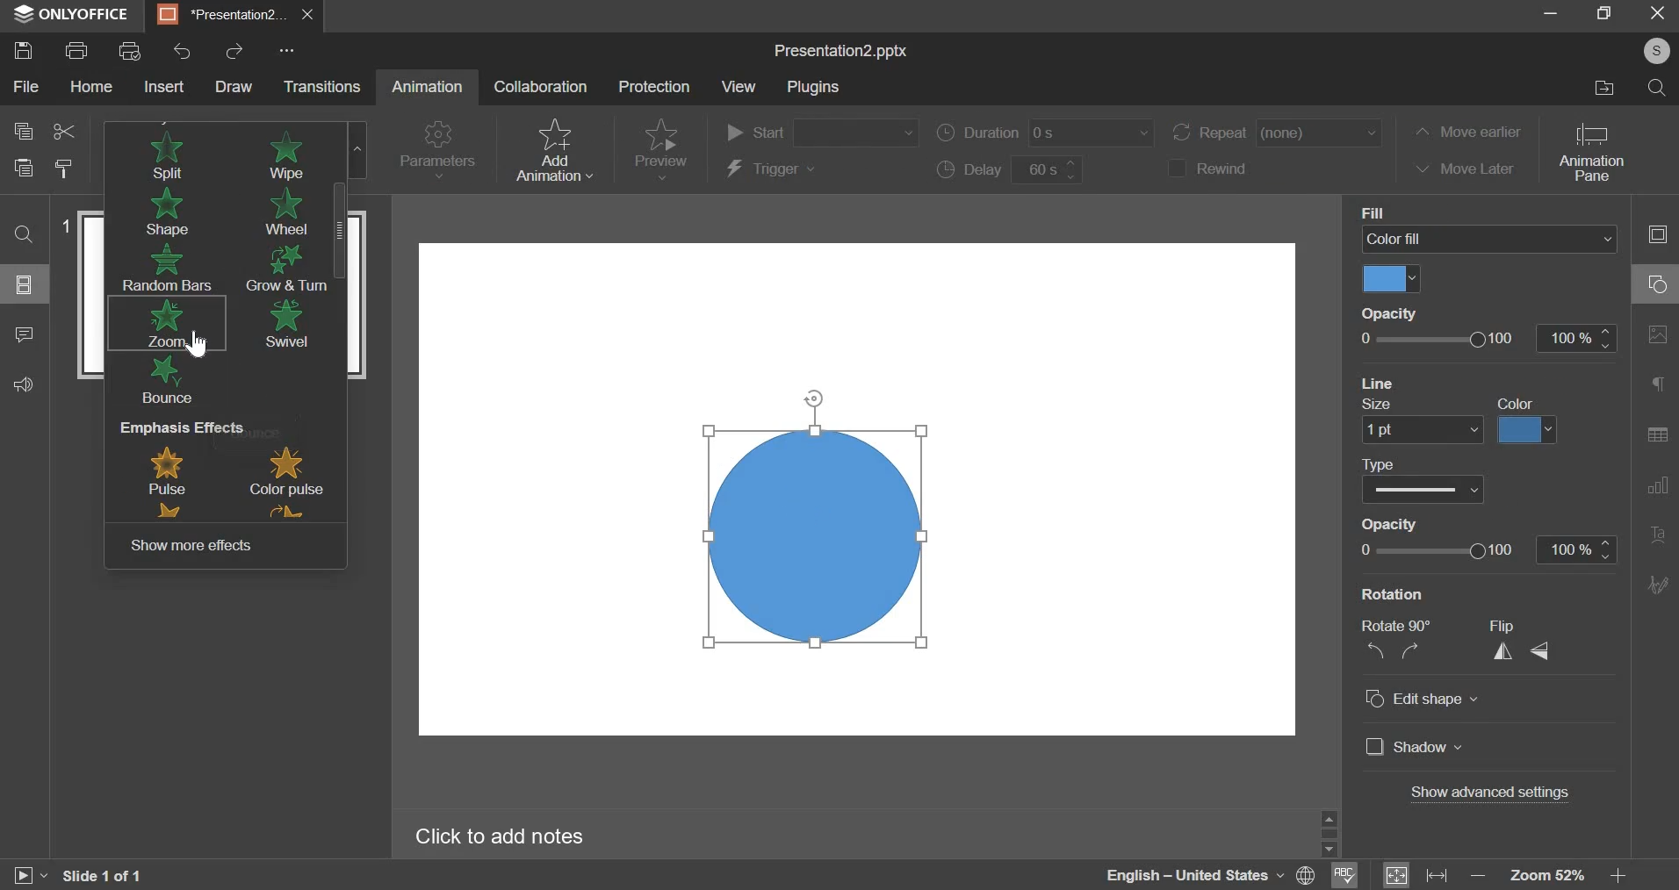  What do you see at coordinates (1440, 459) in the screenshot?
I see `apply to all slides` at bounding box center [1440, 459].